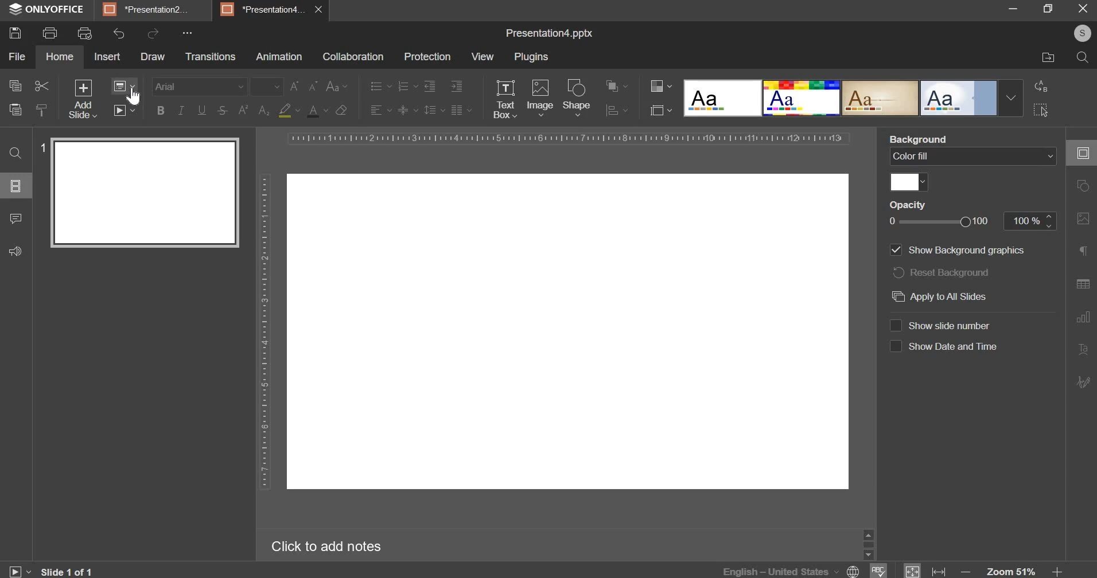 Image resolution: width=1097 pixels, height=578 pixels. I want to click on fill color, so click(909, 182).